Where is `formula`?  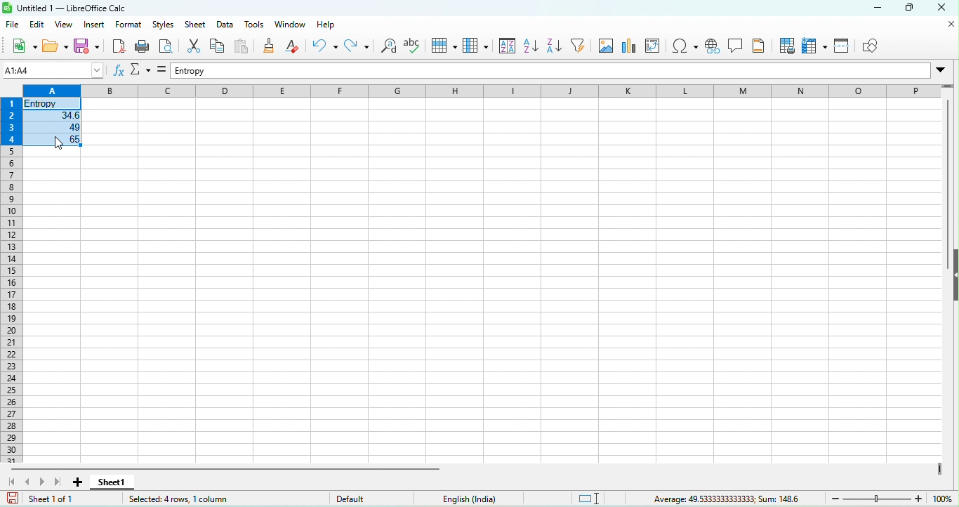 formula is located at coordinates (164, 70).